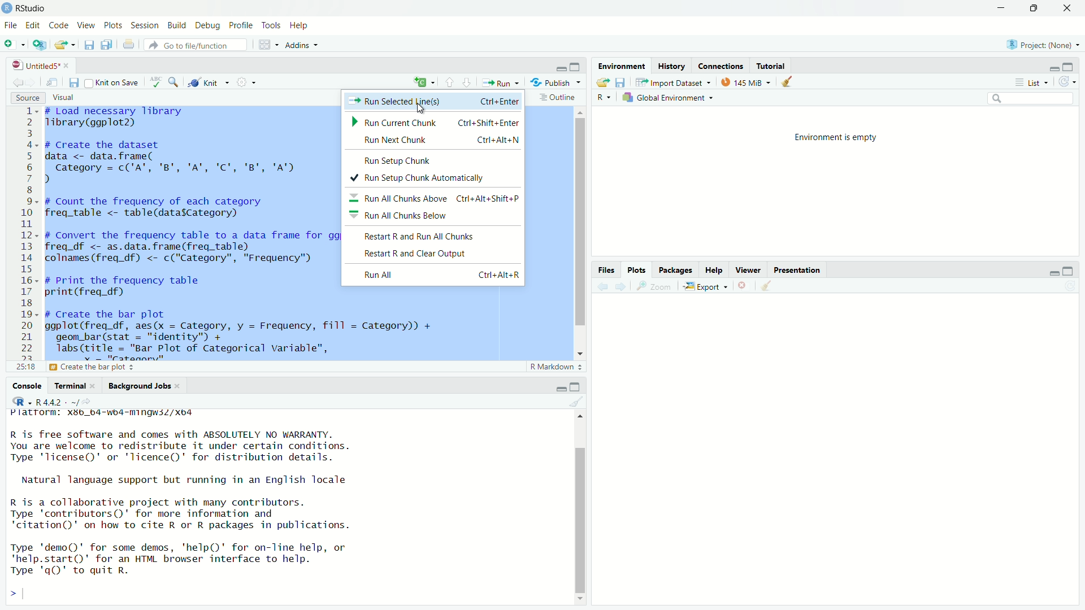 The height and width of the screenshot is (610, 1085). Describe the element at coordinates (198, 504) in the screenshot. I see `R is free software and comes with ABSOLUTELY NO WARRANTY.You are welcome to redistribute it under certain conditions.Type 'license()' or 'licence()' for distribution details.Natural language support but running in an English localeR is a collaborative project with many contributors.Type 'contributors()' for more information and"citation()' on how to cite R or R packages in publications.Type 'demo()' for some demos, 'help()' for on-Tine help, or'help.start()"' for an HTML browser interface to help.Type 'qQ' to quit R.` at that location.